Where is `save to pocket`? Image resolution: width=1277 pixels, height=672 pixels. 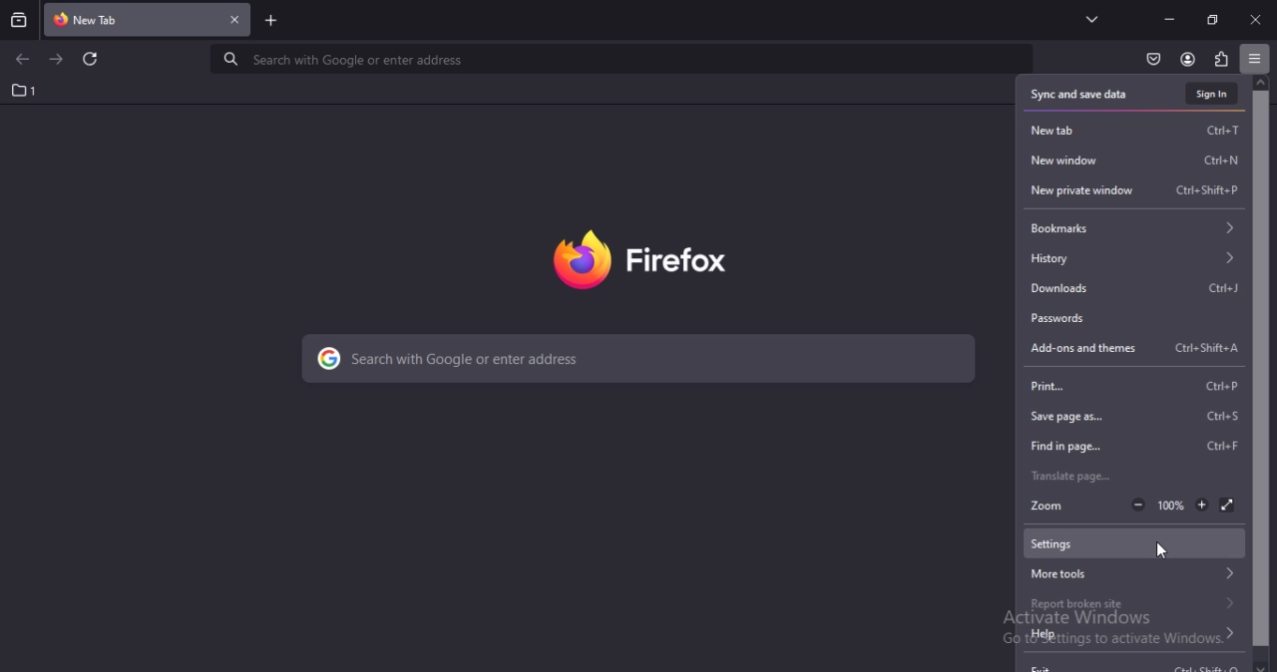
save to pocket is located at coordinates (1151, 60).